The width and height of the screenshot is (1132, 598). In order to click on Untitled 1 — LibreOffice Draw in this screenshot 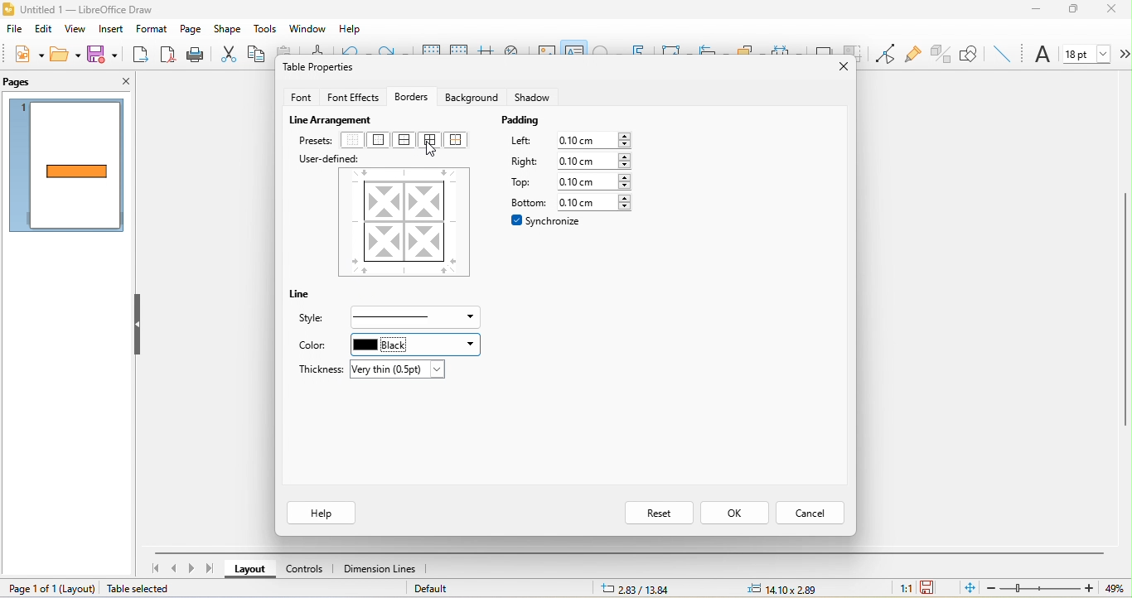, I will do `click(78, 8)`.